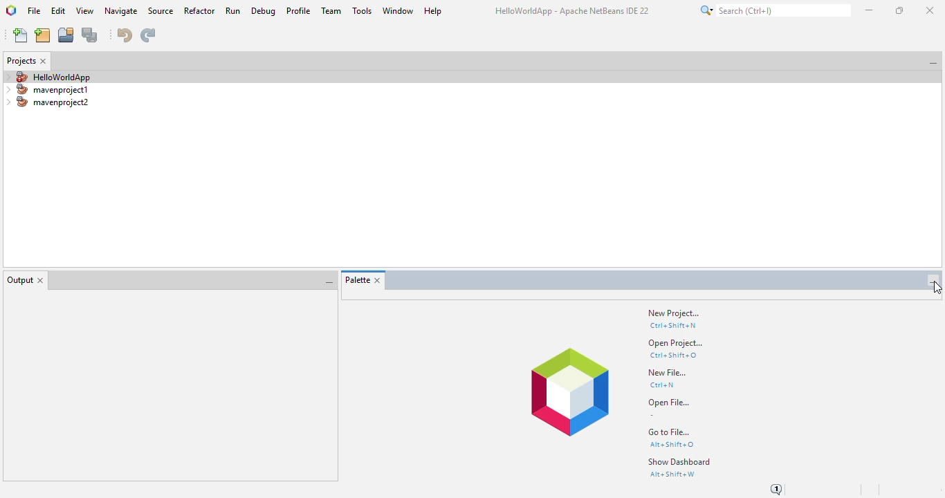  I want to click on output, so click(19, 280).